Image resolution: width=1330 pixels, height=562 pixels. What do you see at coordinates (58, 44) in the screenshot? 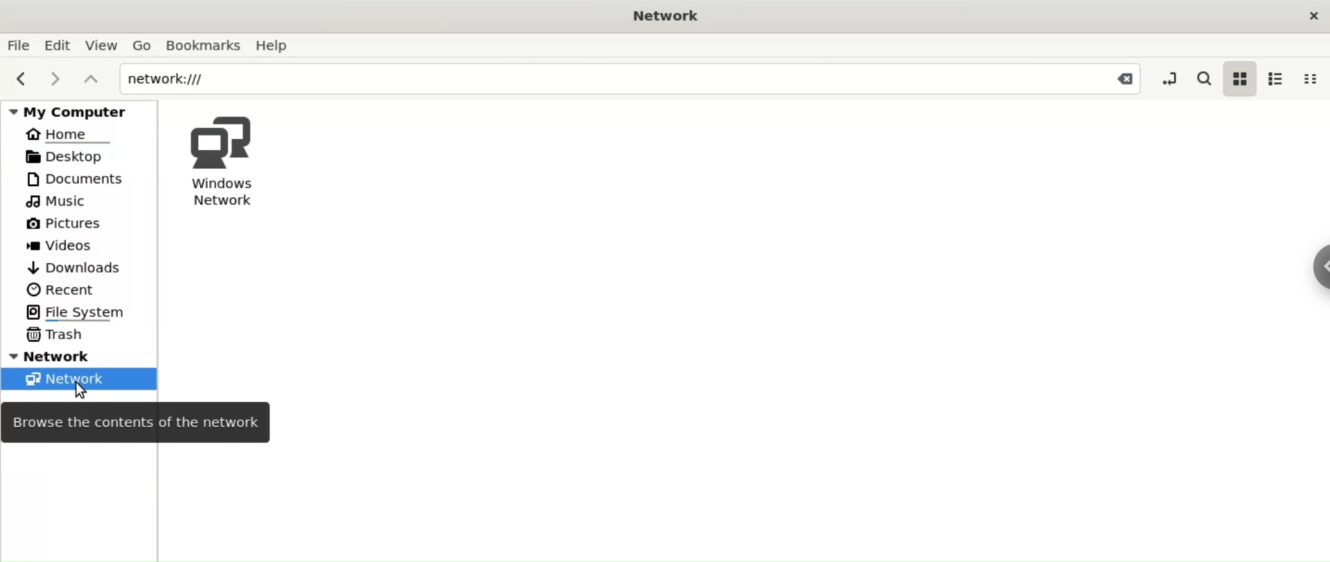
I see `Edit` at bounding box center [58, 44].